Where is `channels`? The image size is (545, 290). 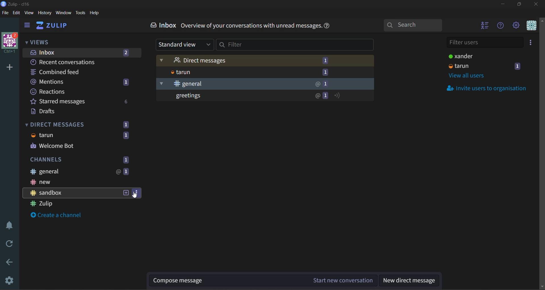 channels is located at coordinates (85, 159).